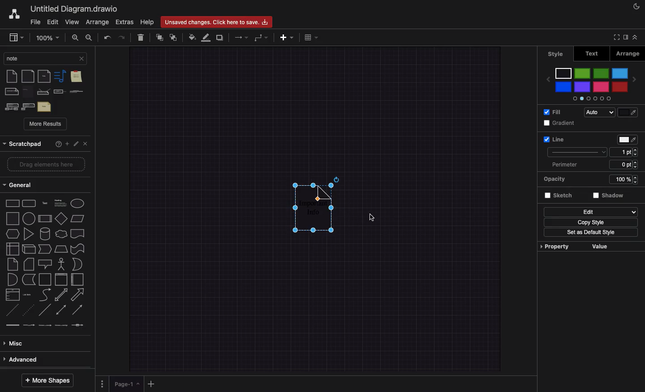  I want to click on edit opacity, so click(617, 180).